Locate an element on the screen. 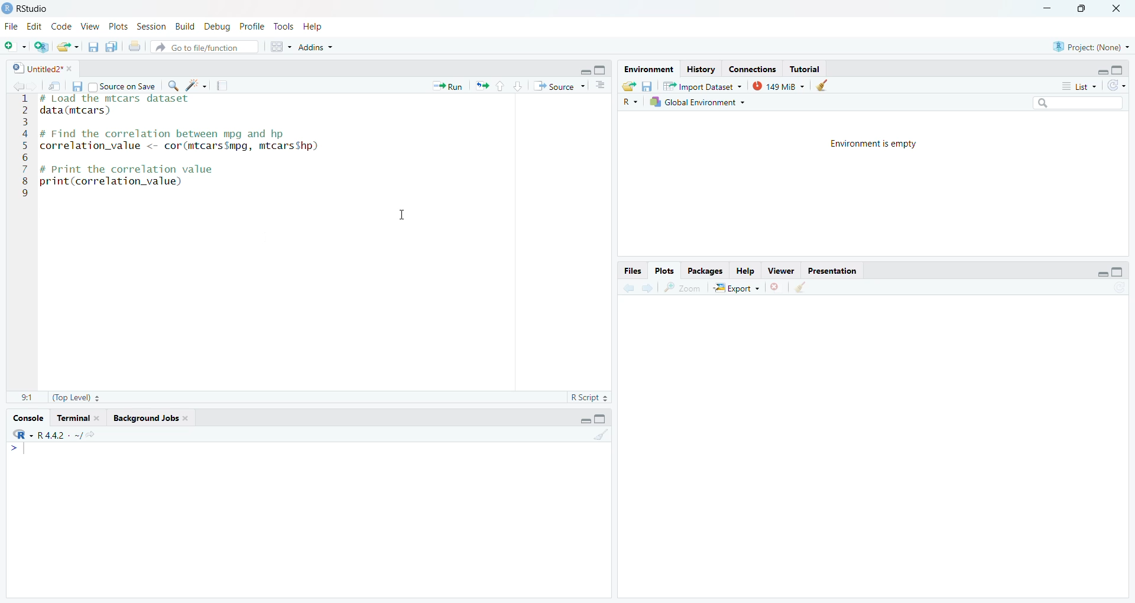  Close is located at coordinates (1120, 7).